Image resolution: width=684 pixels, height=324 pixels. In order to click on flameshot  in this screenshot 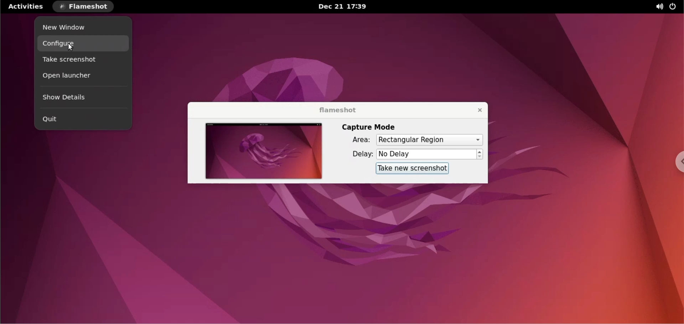, I will do `click(336, 110)`.